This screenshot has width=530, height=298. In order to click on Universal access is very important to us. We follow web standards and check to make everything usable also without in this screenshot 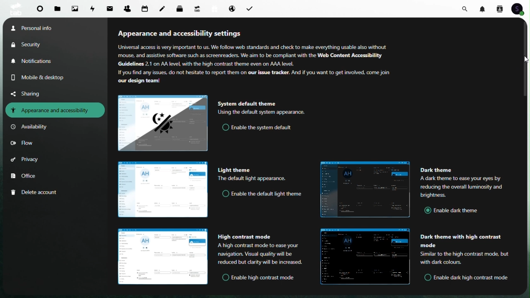, I will do `click(254, 47)`.